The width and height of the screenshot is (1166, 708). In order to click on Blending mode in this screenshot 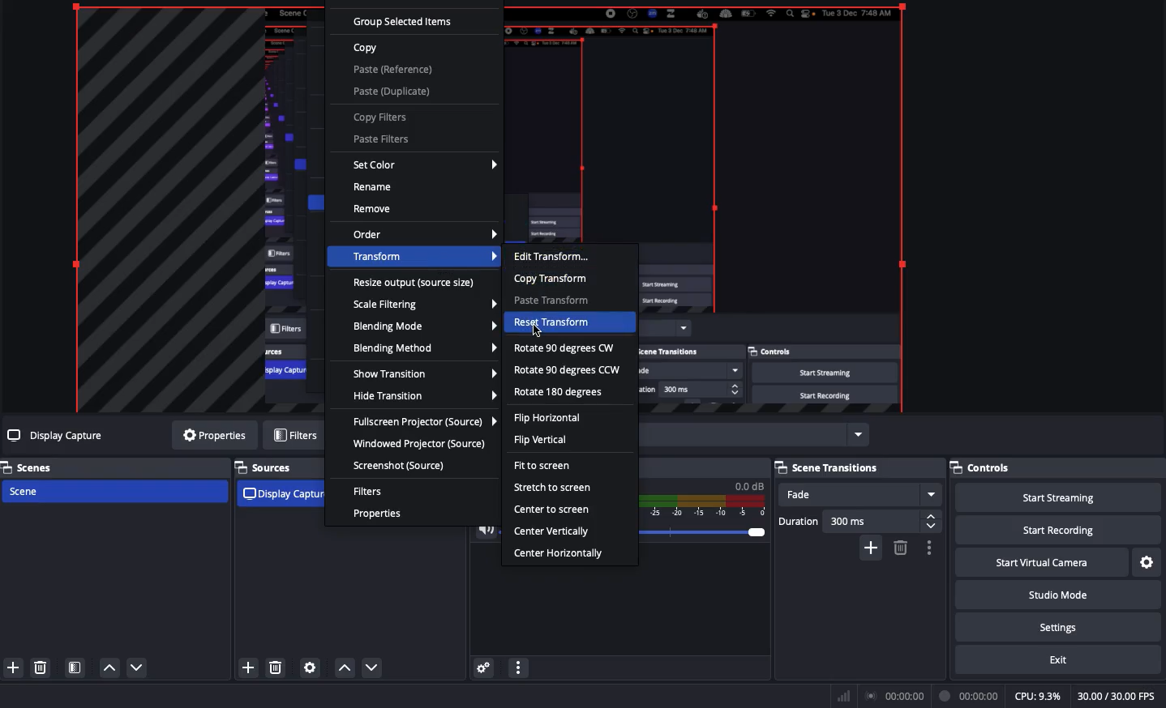, I will do `click(427, 326)`.